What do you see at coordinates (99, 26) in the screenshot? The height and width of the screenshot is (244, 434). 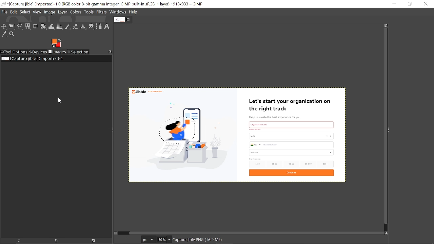 I see `Path tool` at bounding box center [99, 26].